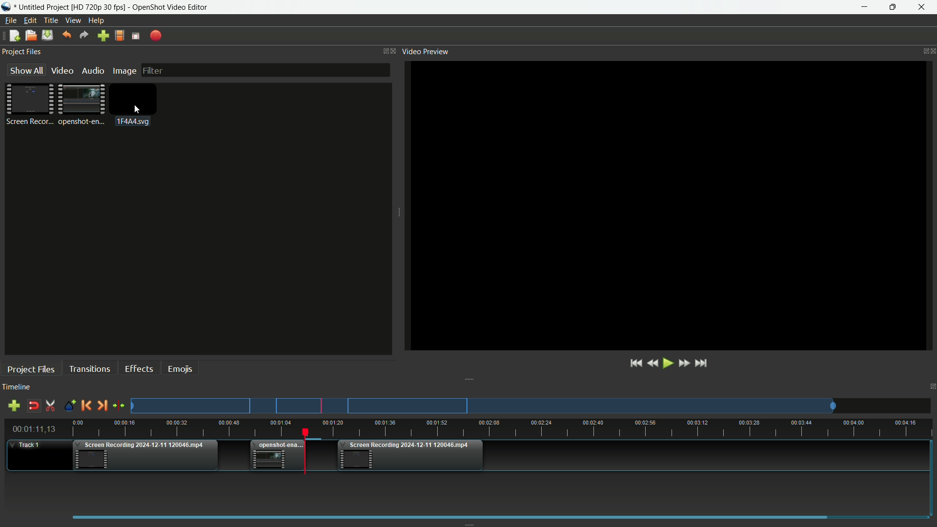  What do you see at coordinates (669, 364) in the screenshot?
I see `Play or pause` at bounding box center [669, 364].